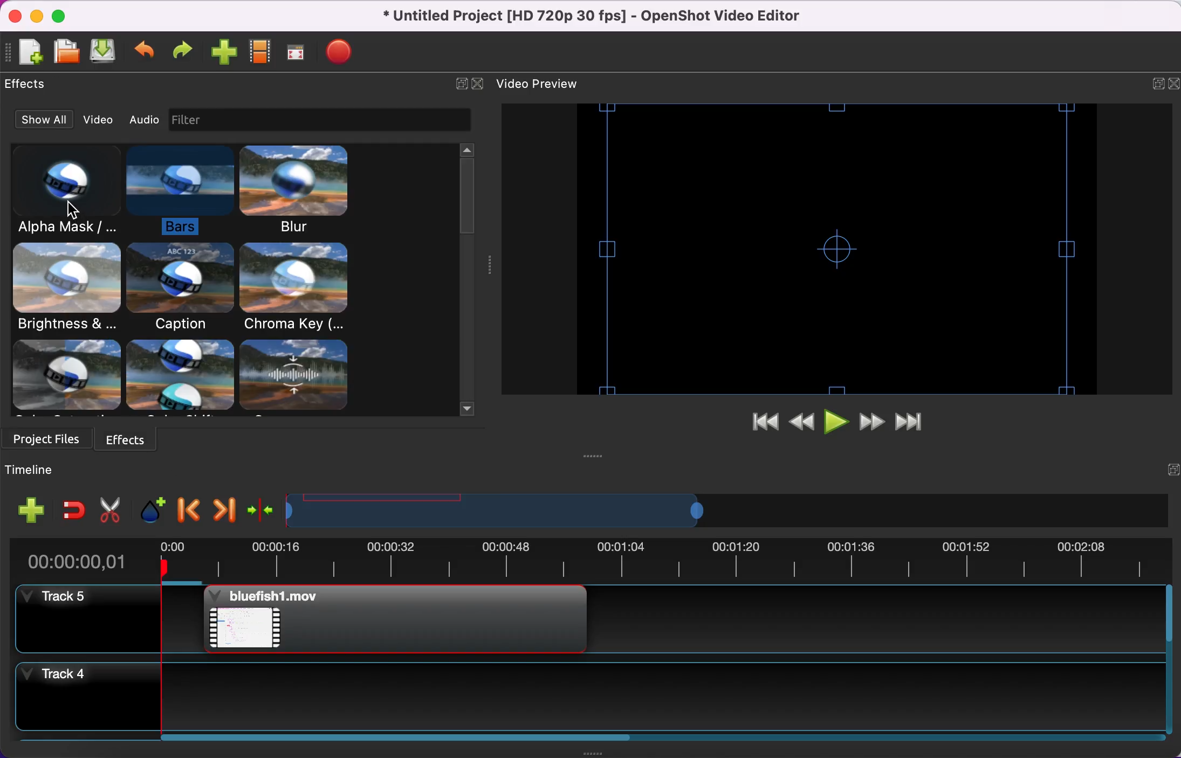  Describe the element at coordinates (594, 624) in the screenshot. I see `track 5` at that location.